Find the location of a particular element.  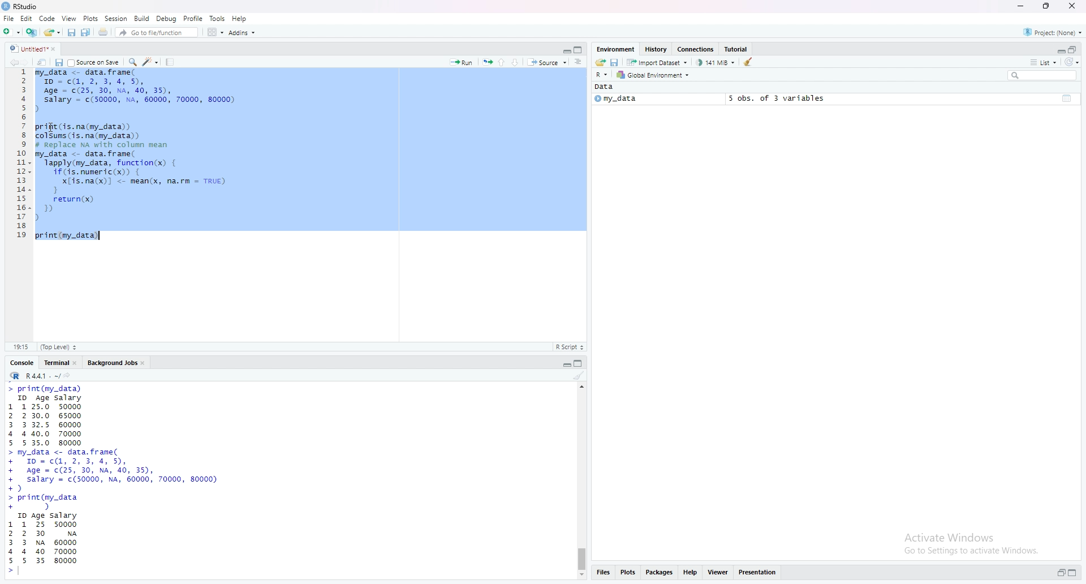

untitled1 is located at coordinates (32, 48).